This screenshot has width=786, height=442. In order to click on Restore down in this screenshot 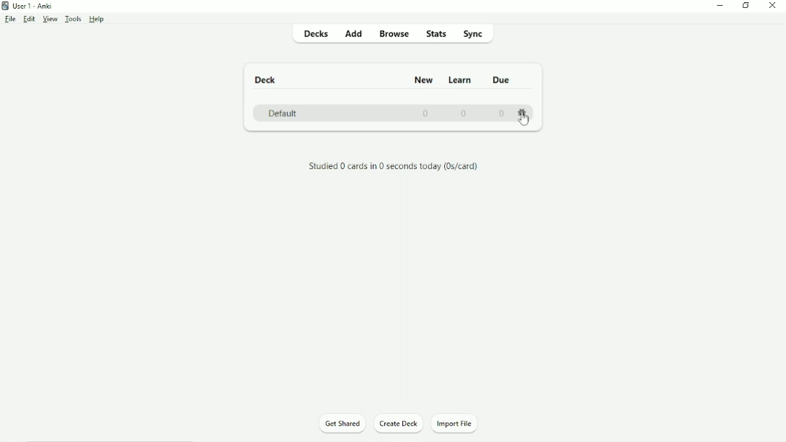, I will do `click(746, 6)`.